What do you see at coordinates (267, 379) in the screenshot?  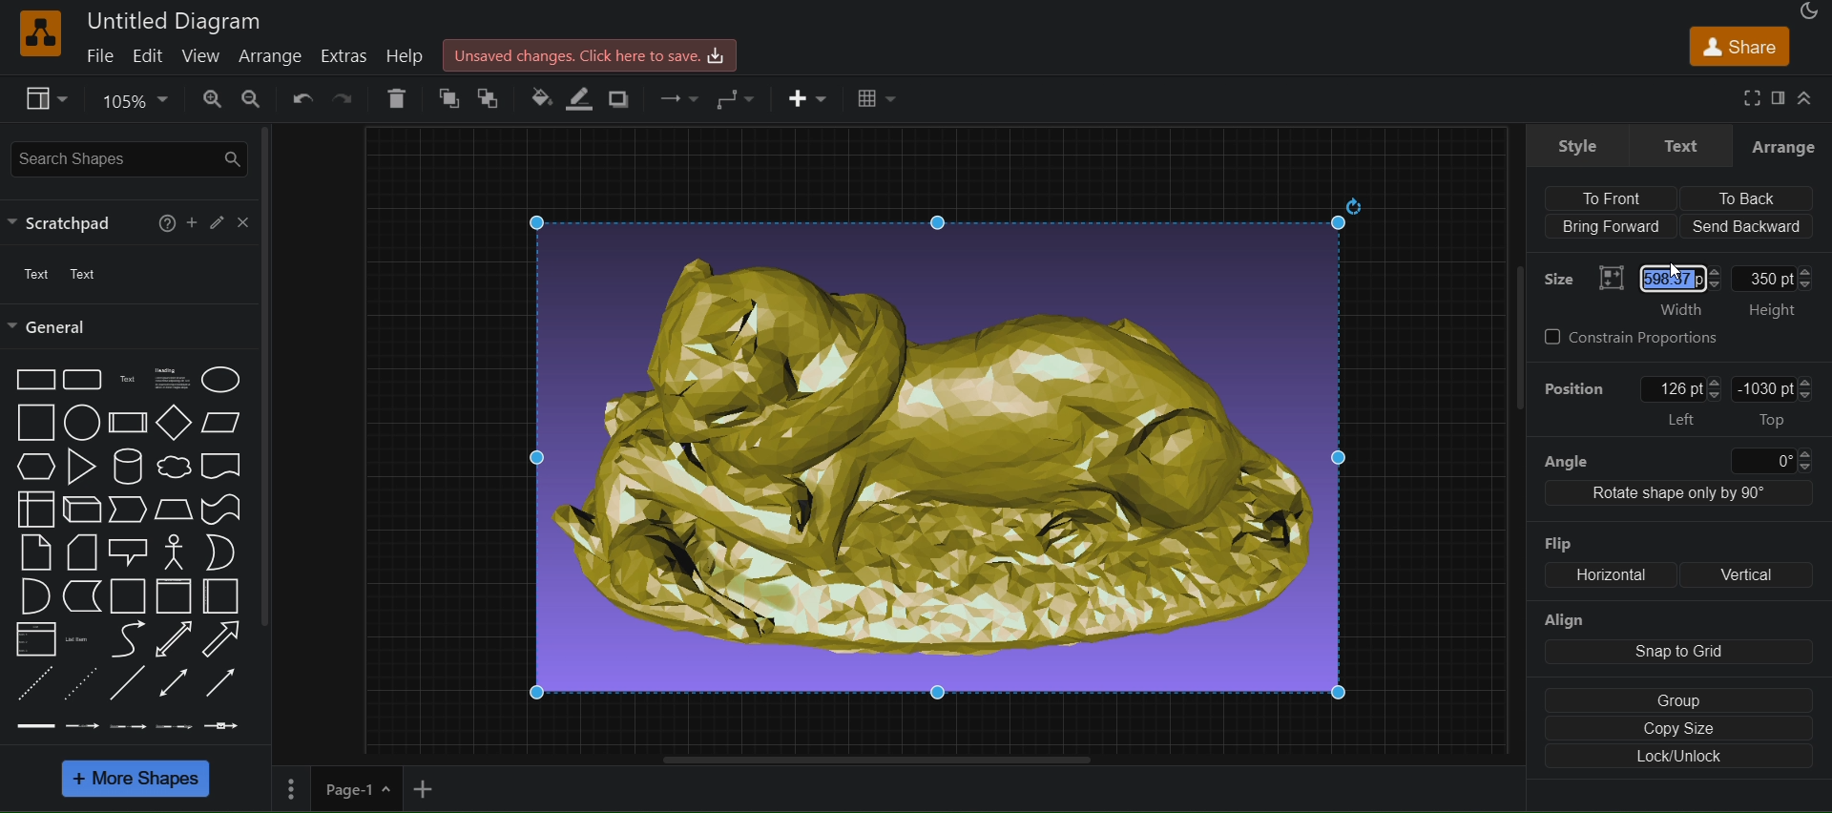 I see `scrollbar` at bounding box center [267, 379].